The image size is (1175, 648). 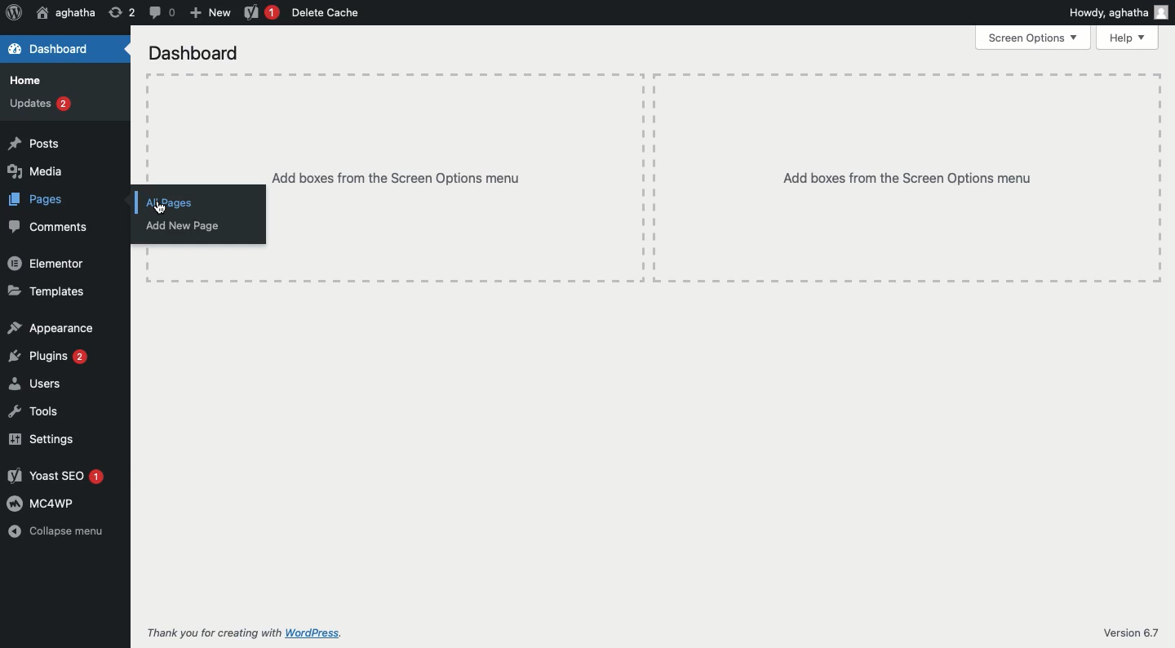 What do you see at coordinates (52, 502) in the screenshot?
I see `MC4WP` at bounding box center [52, 502].